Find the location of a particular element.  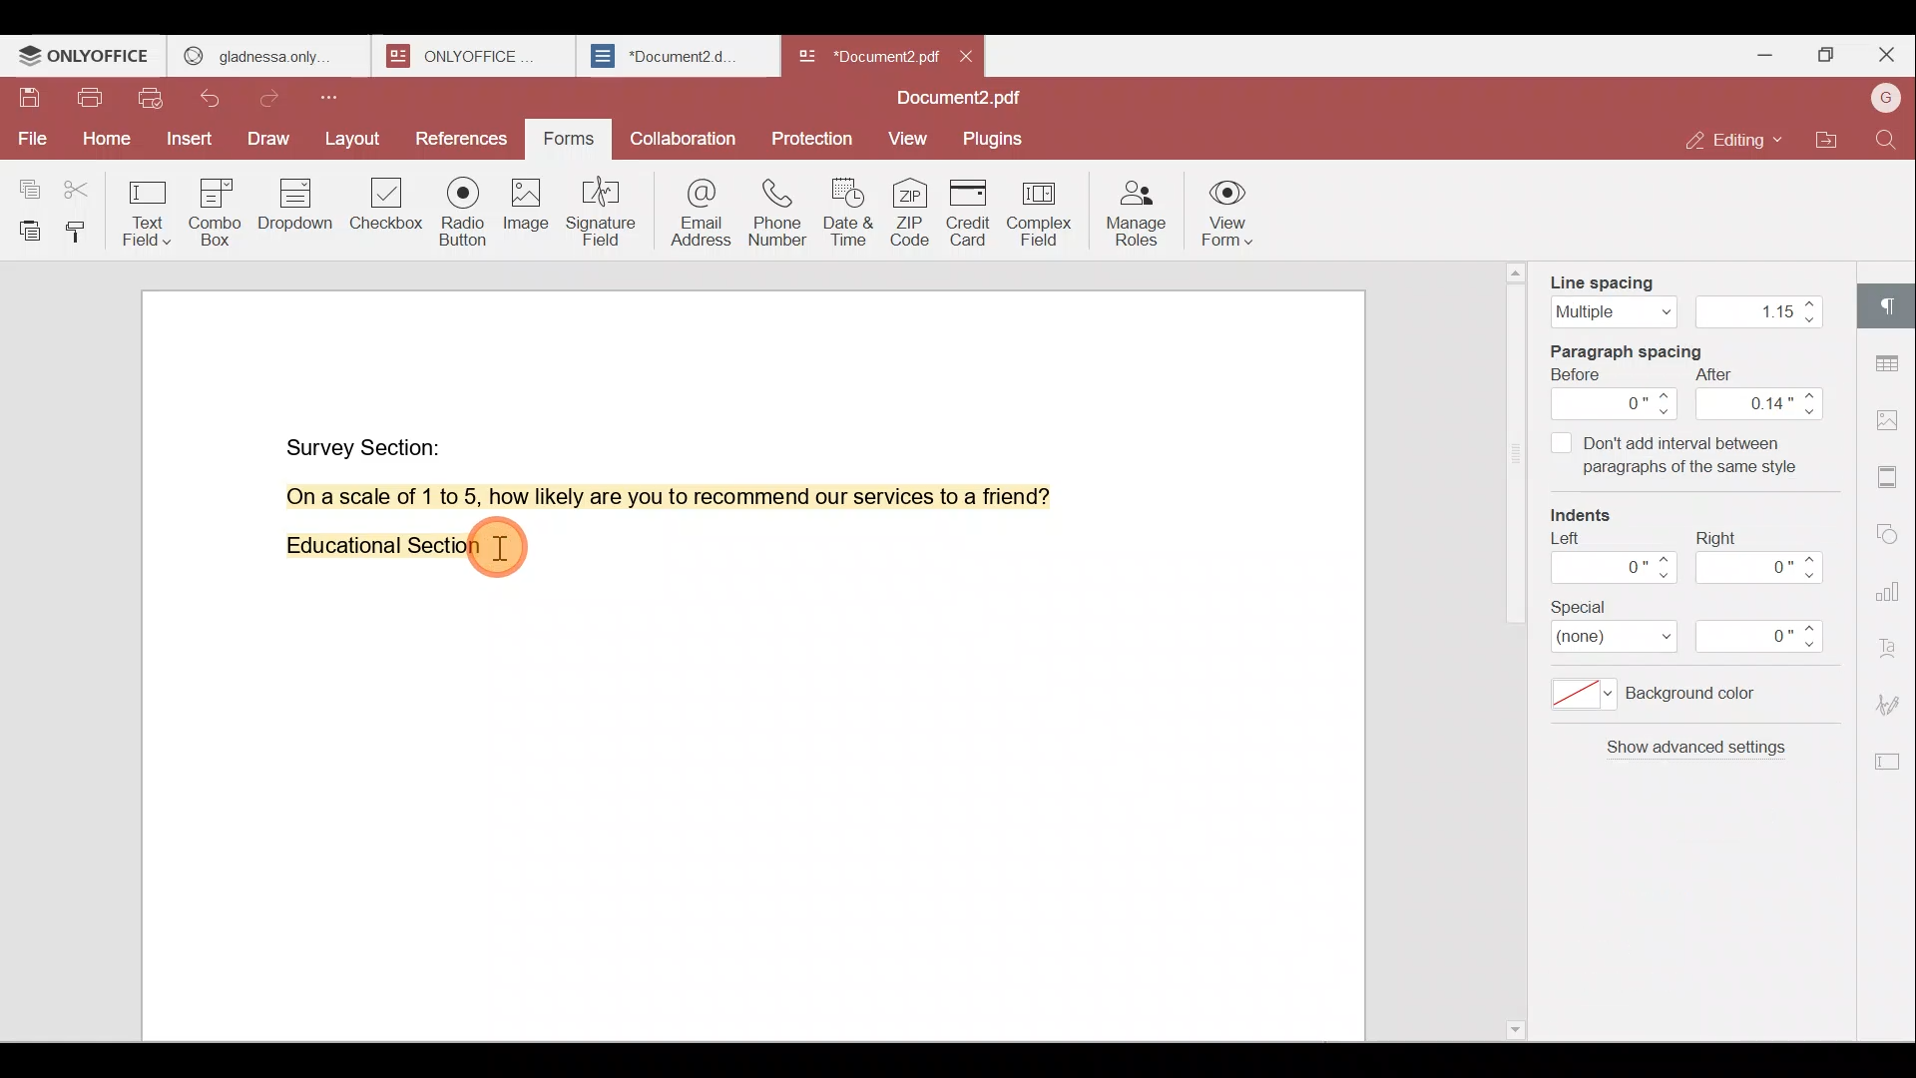

Print file is located at coordinates (89, 102).